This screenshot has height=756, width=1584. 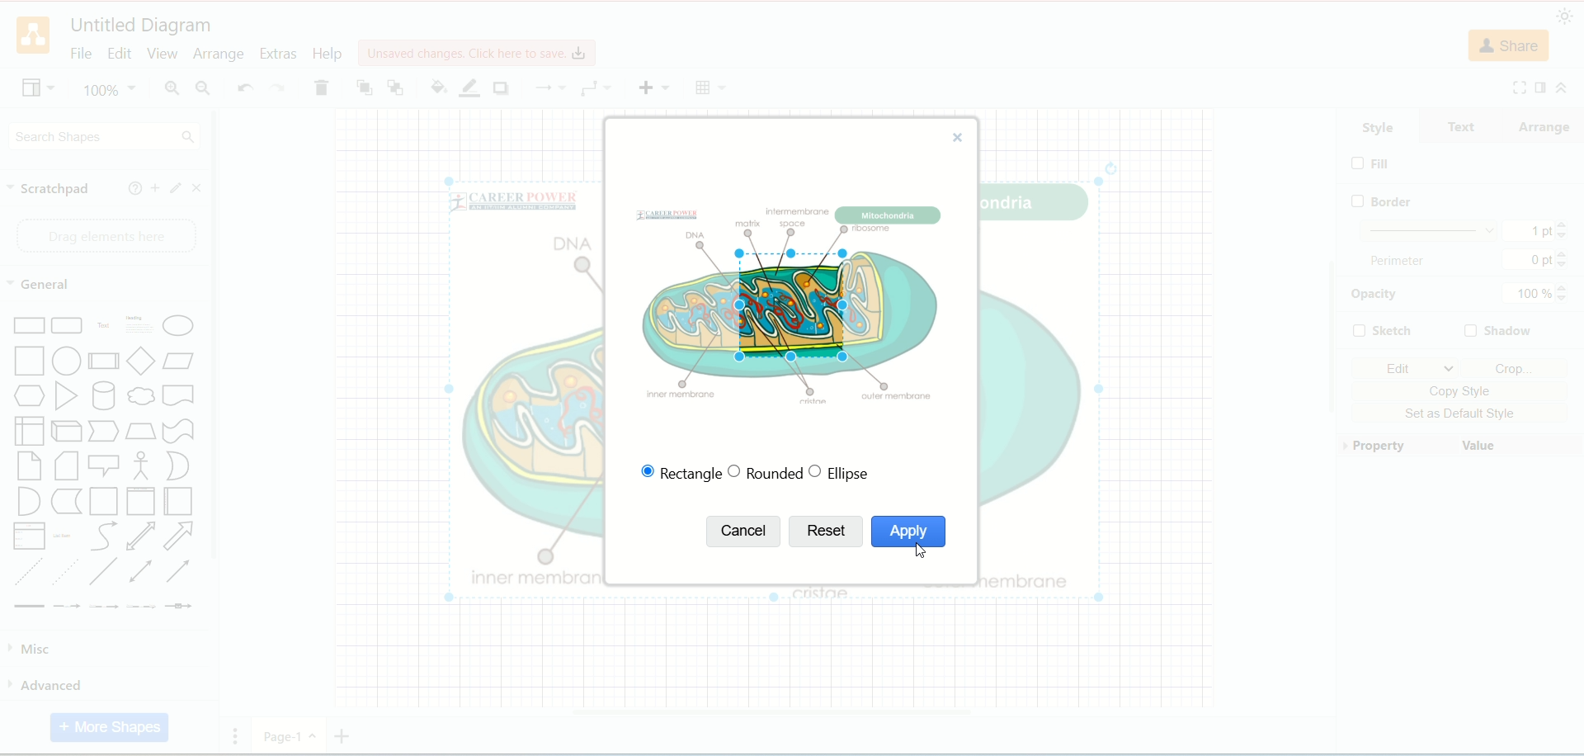 What do you see at coordinates (179, 326) in the screenshot?
I see `Ellipse` at bounding box center [179, 326].